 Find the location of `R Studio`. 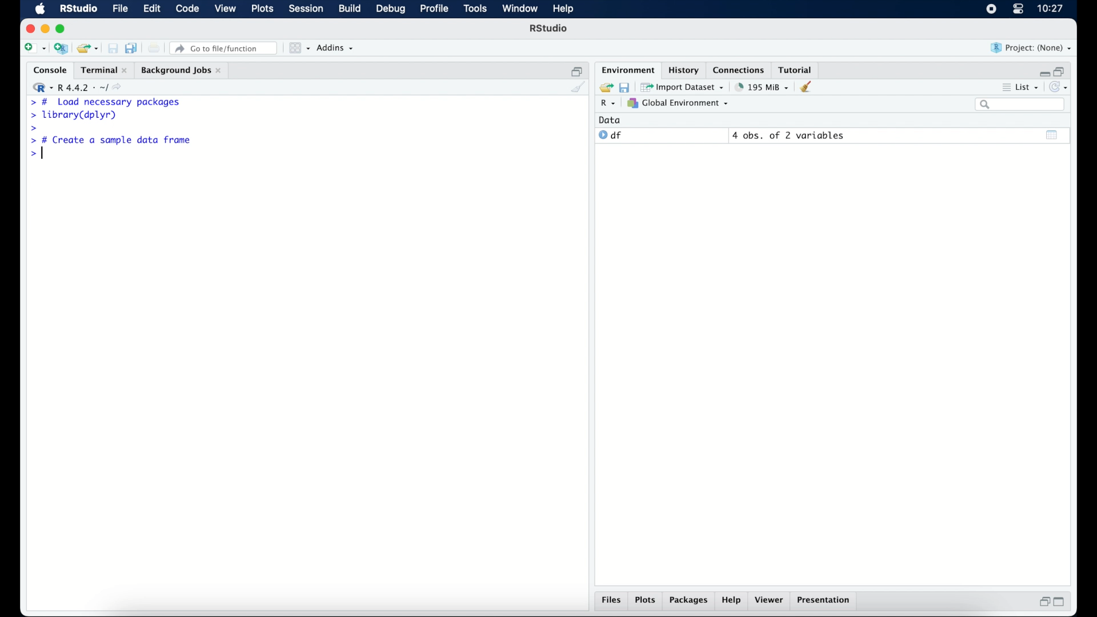

R Studio is located at coordinates (78, 9).